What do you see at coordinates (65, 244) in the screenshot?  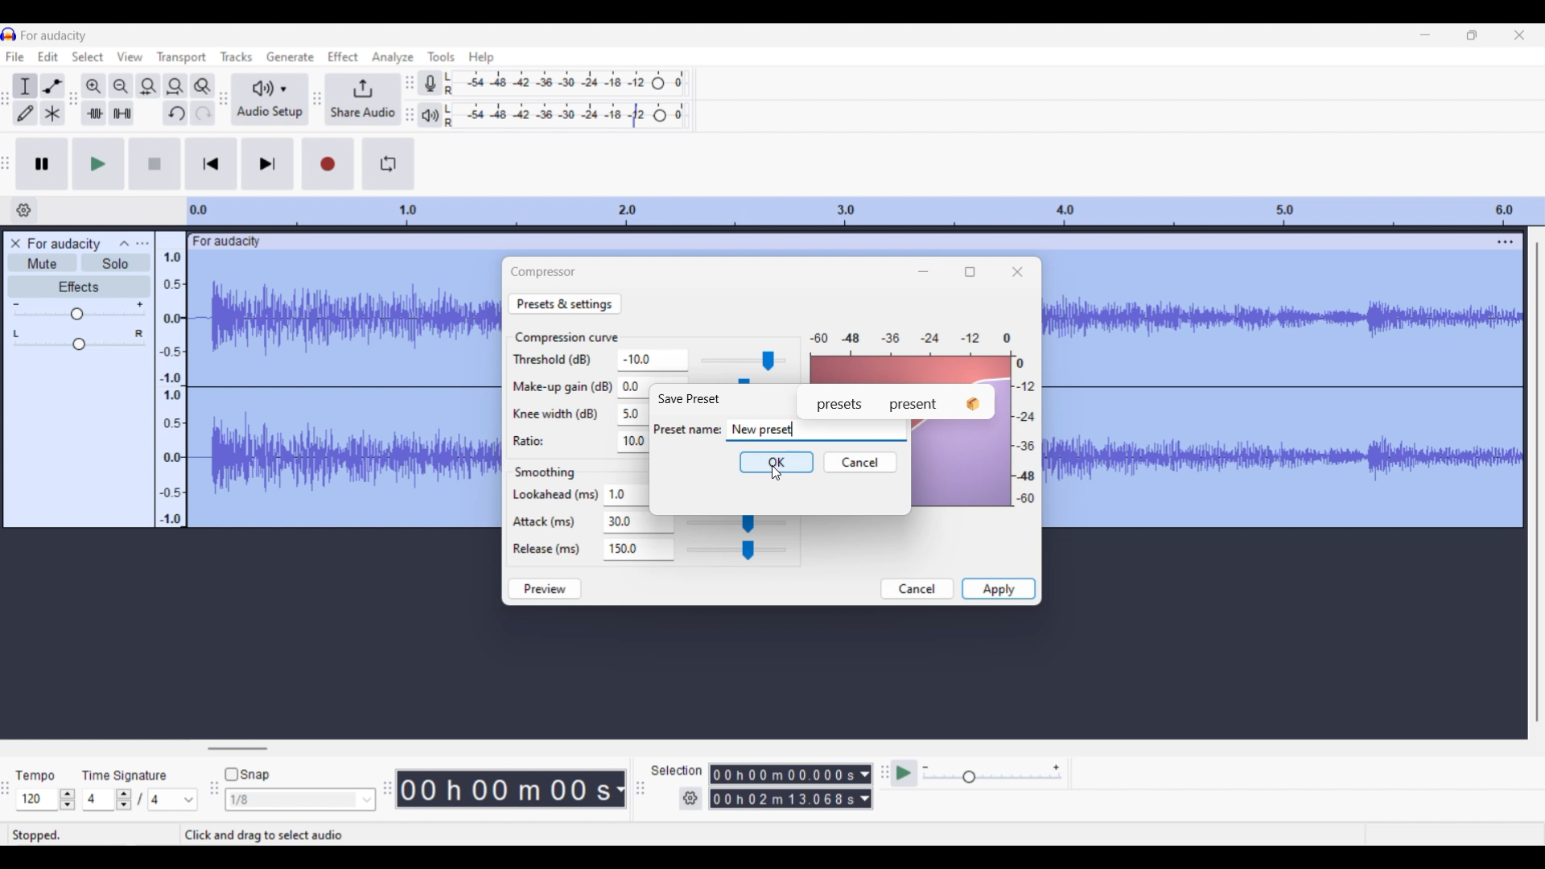 I see `For audacity` at bounding box center [65, 244].